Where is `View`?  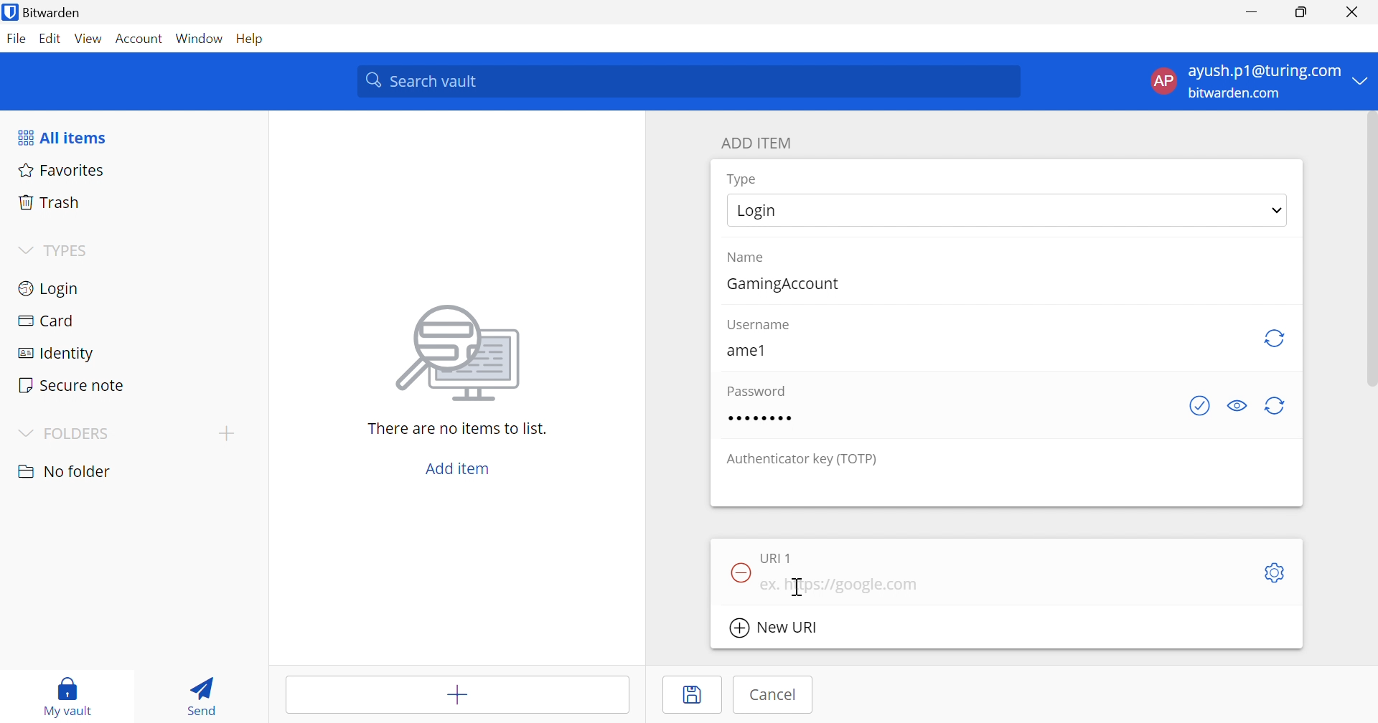 View is located at coordinates (91, 39).